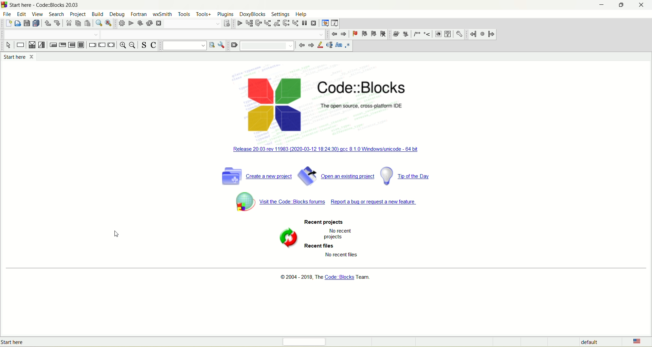  I want to click on step into instruction, so click(296, 23).